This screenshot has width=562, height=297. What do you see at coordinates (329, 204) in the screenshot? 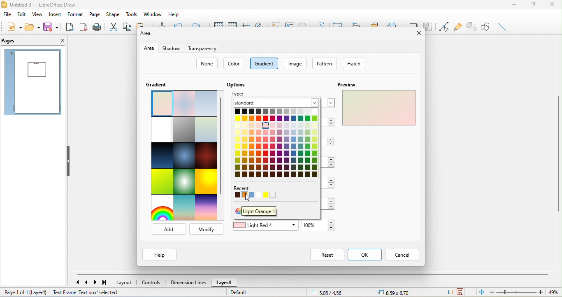
I see `100%` at bounding box center [329, 204].